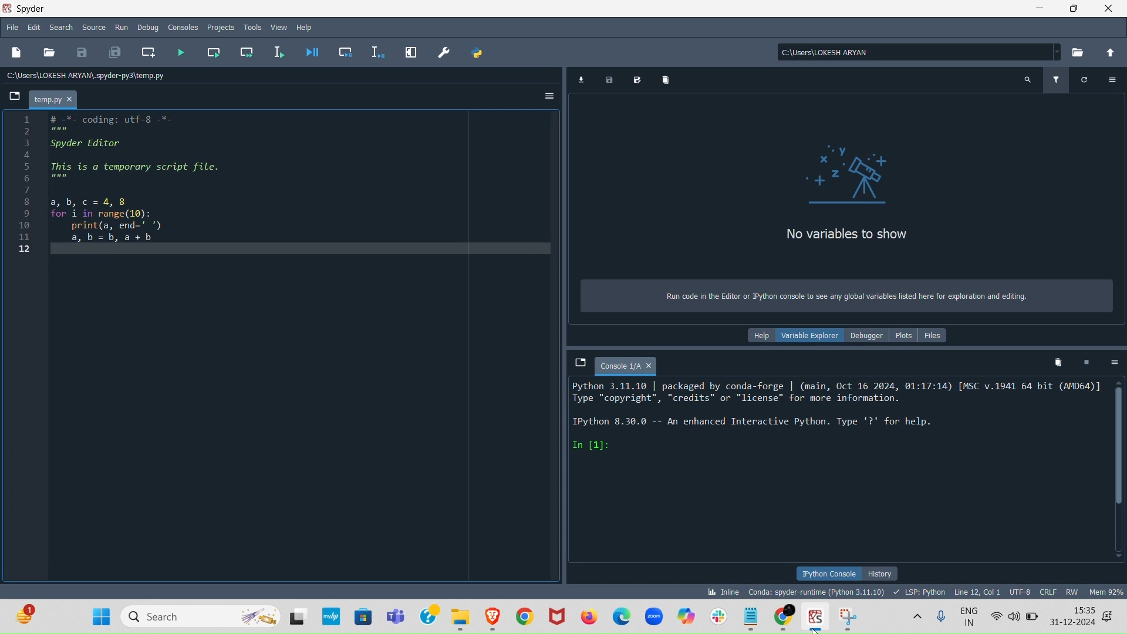 The width and height of the screenshot is (1127, 634). I want to click on Search variable names and types (Ctrl + F), so click(1026, 82).